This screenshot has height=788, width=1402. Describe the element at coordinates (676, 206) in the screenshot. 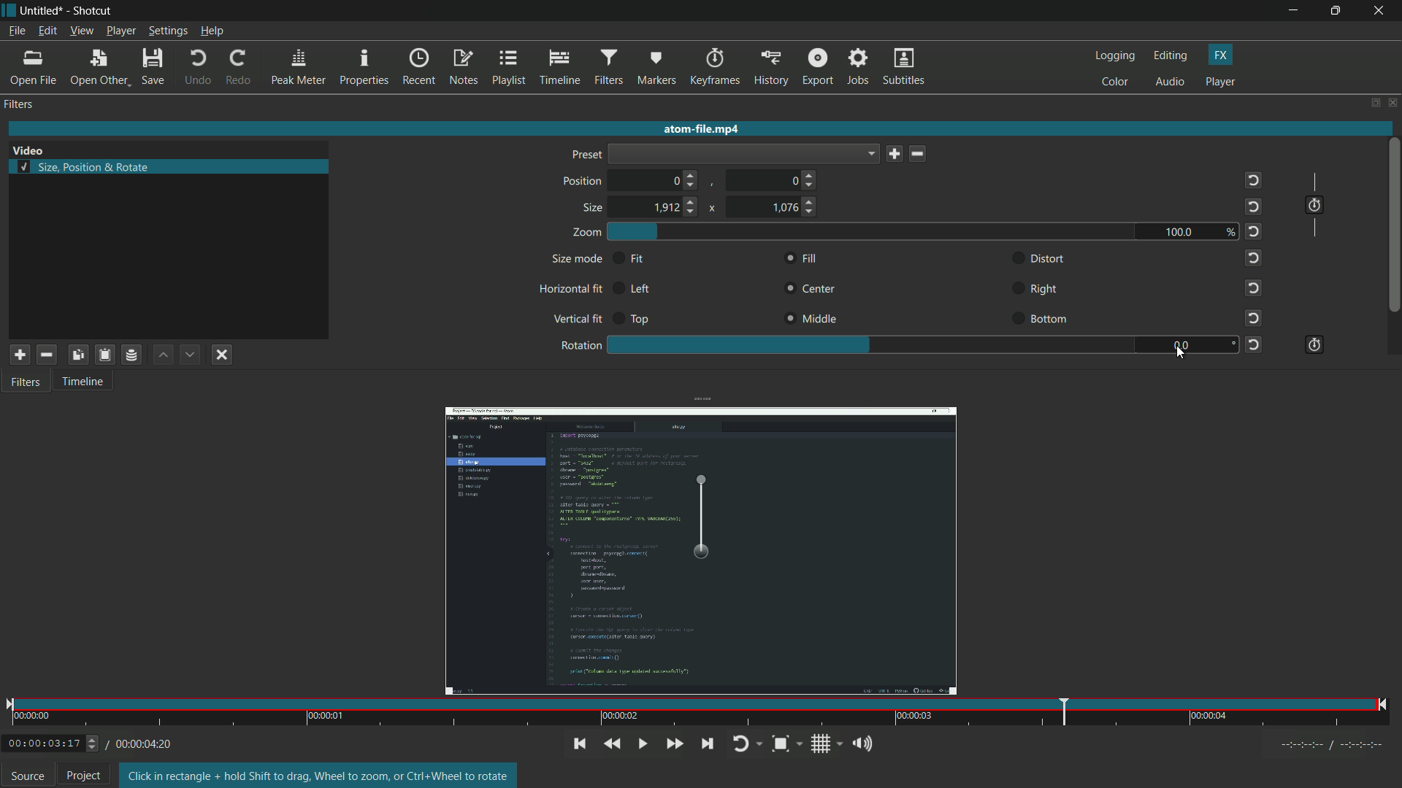

I see `1912 (choose size)` at that location.